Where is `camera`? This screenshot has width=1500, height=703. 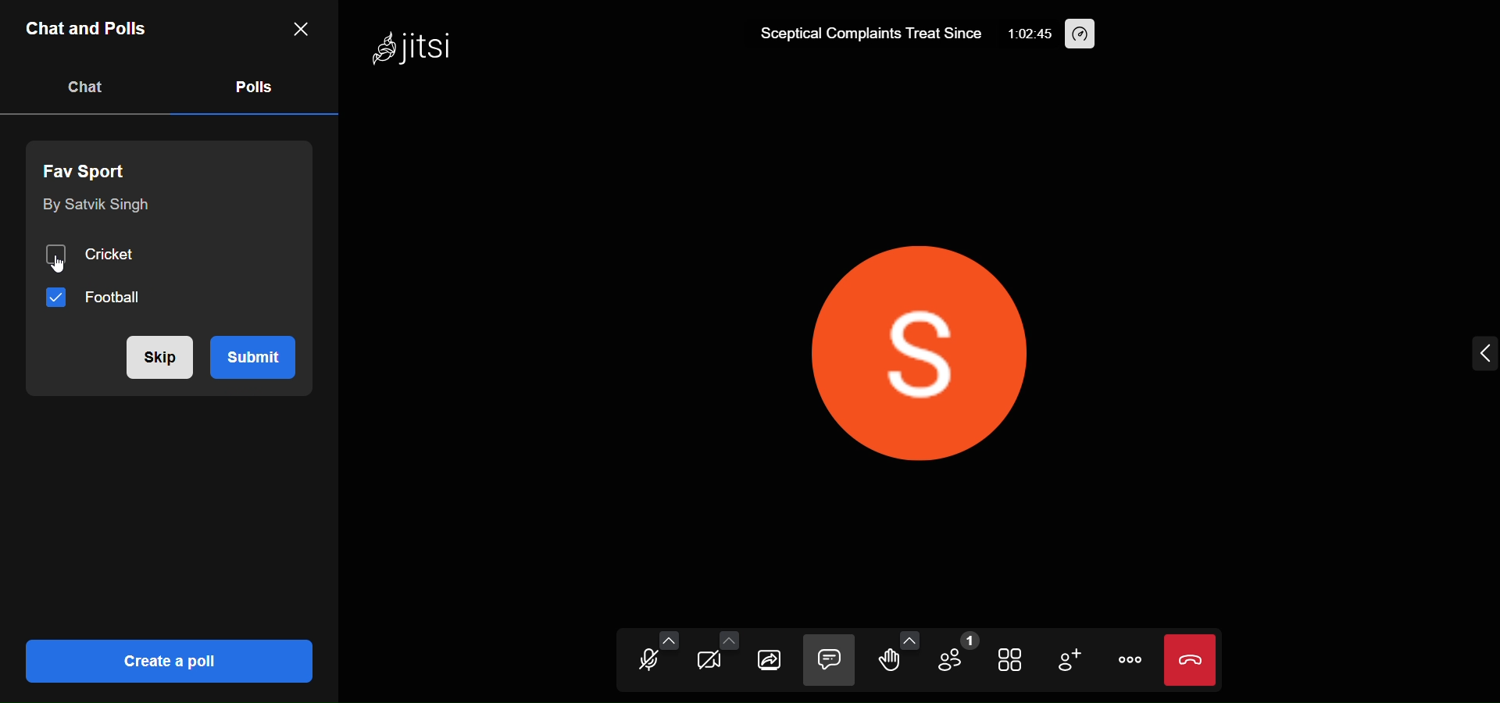 camera is located at coordinates (704, 663).